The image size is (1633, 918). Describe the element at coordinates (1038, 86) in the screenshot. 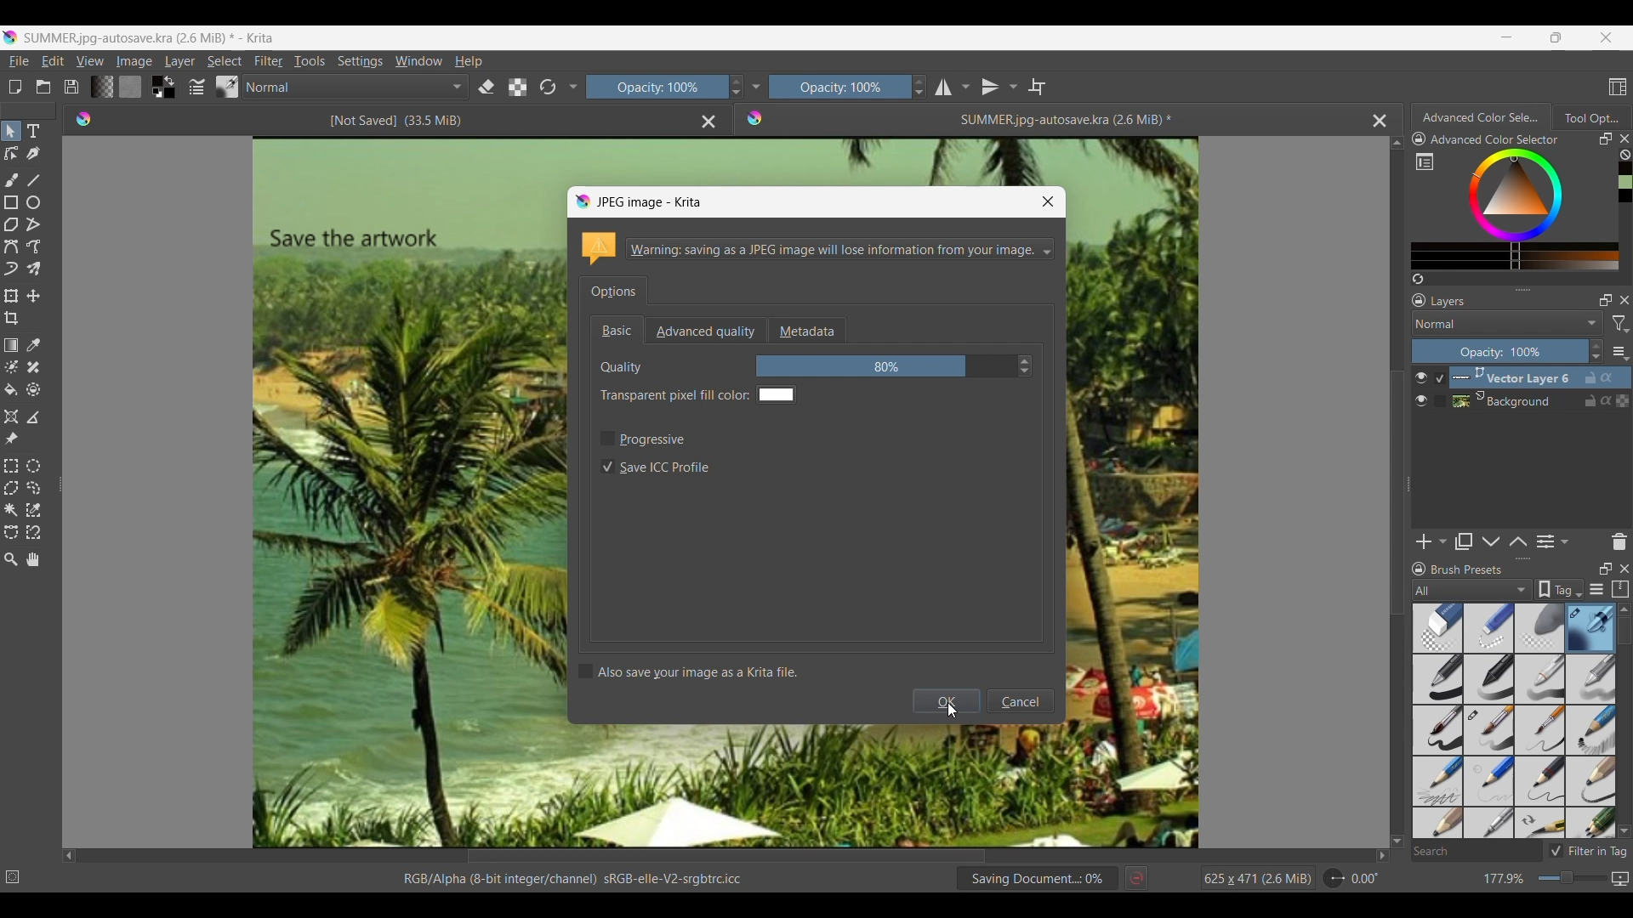

I see `Wrap around mode` at that location.